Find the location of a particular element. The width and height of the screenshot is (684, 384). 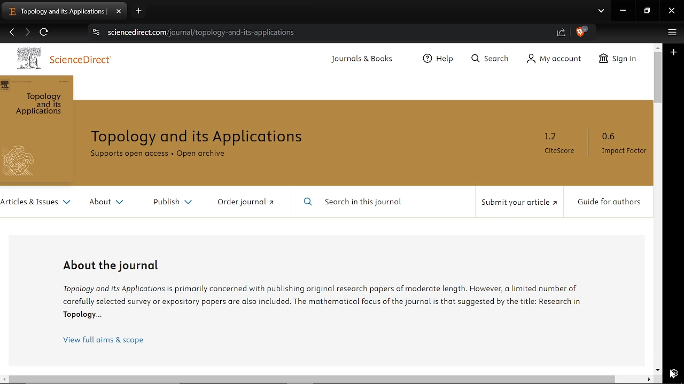

Journals and Books is located at coordinates (358, 59).